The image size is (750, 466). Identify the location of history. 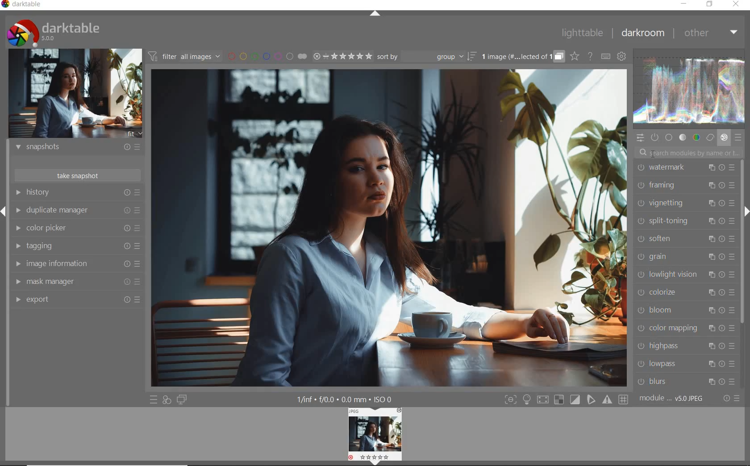
(77, 192).